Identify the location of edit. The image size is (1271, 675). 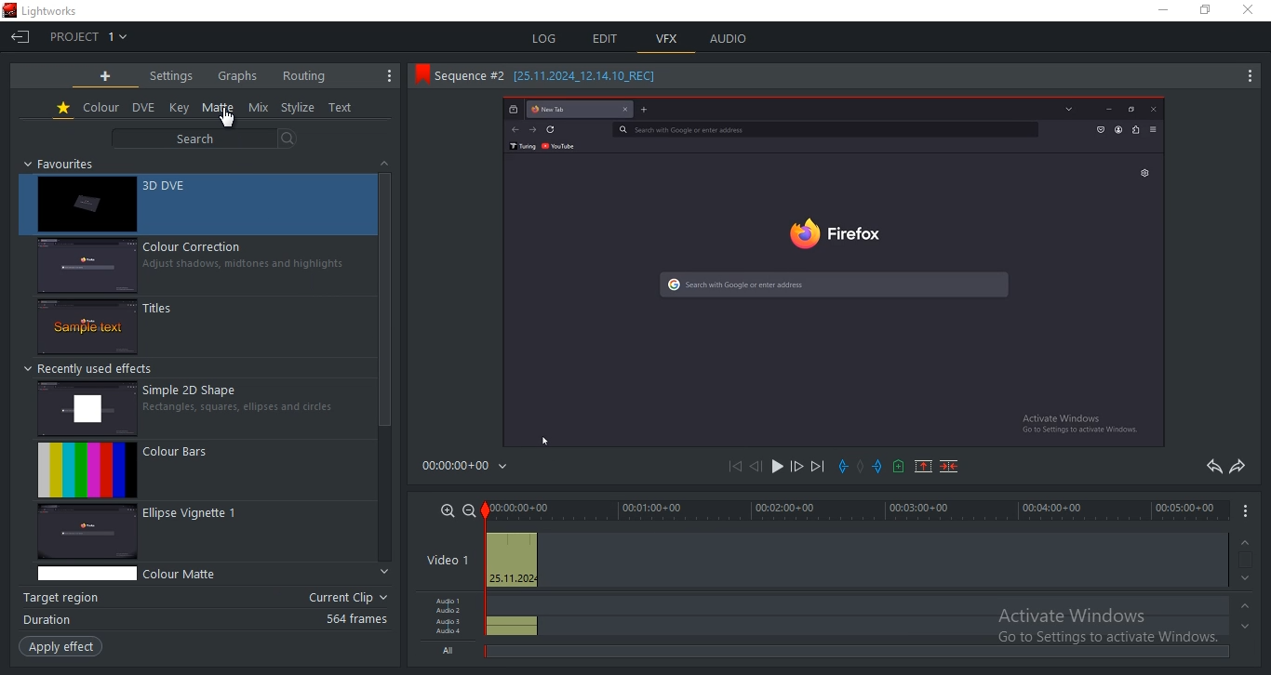
(607, 38).